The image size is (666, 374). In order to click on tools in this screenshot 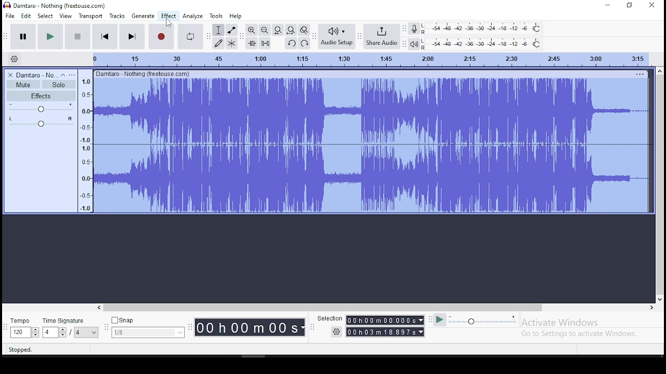, I will do `click(216, 16)`.